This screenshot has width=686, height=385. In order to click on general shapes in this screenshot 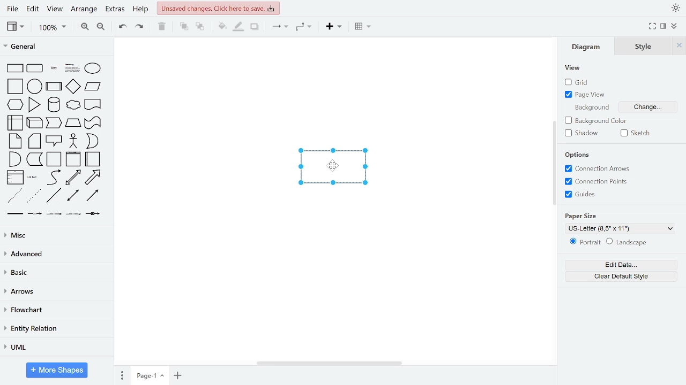, I will do `click(53, 123)`.